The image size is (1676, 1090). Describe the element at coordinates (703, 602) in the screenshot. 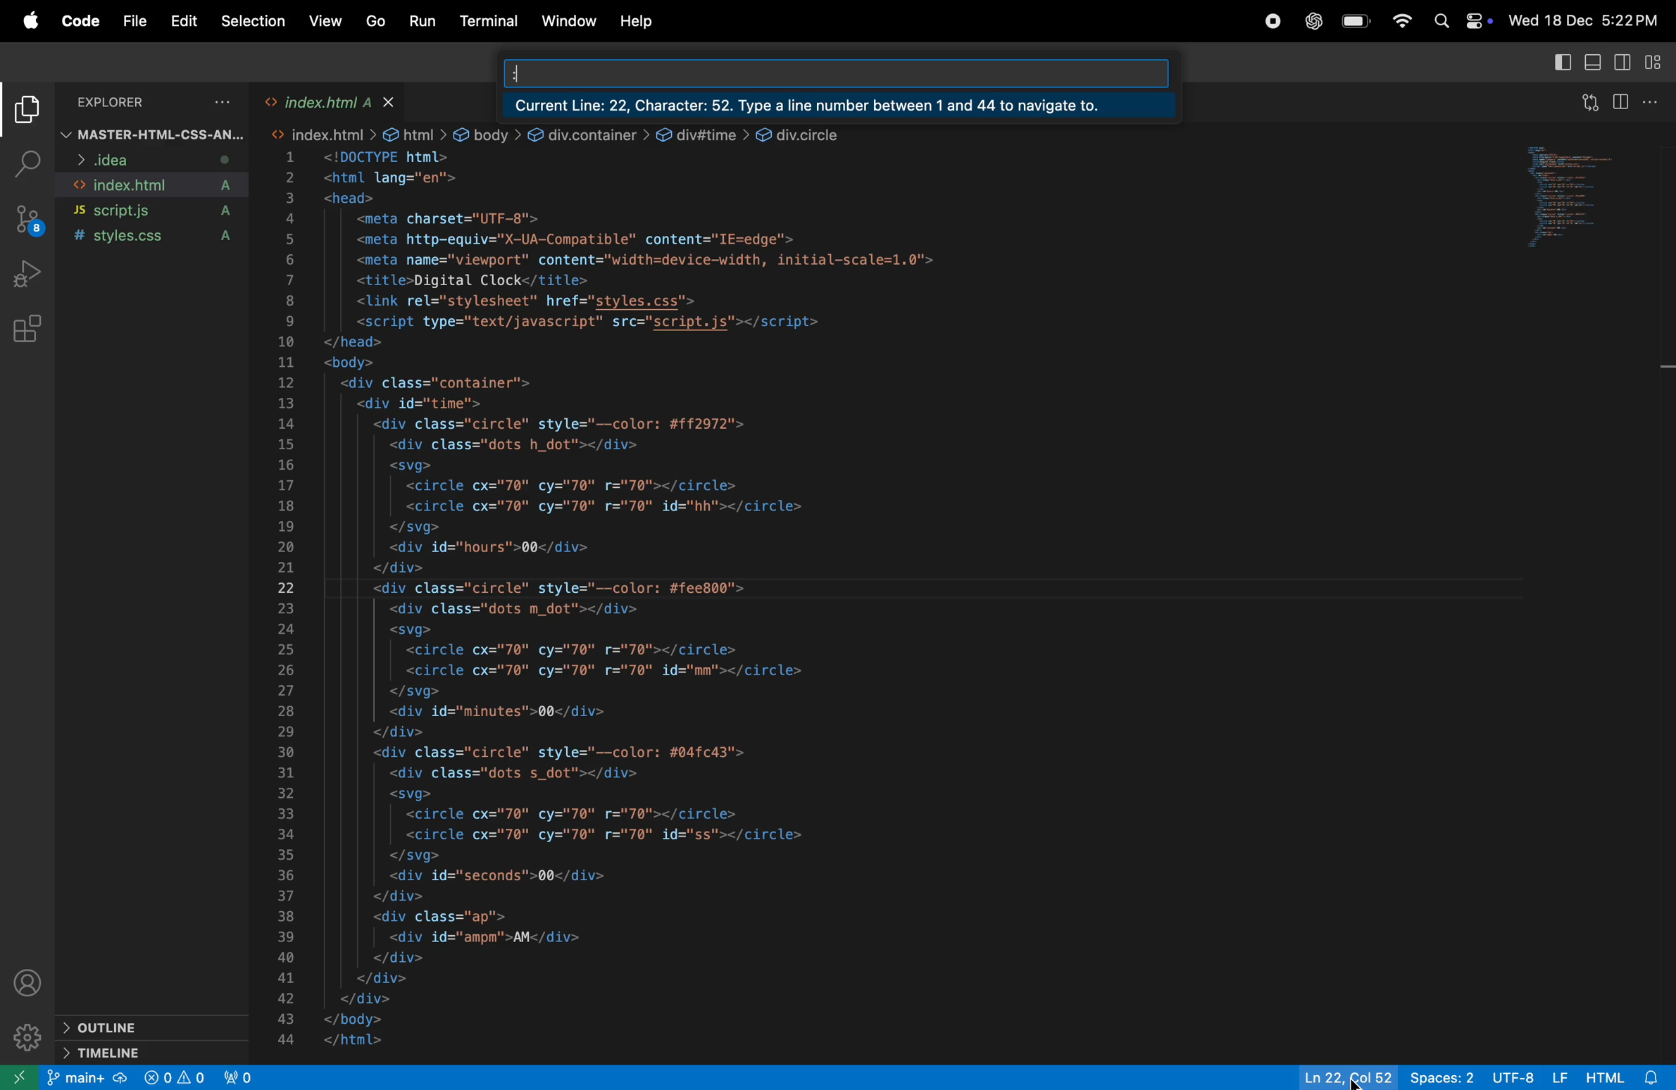

I see `<!DOCTYPE html>
<html lang="en">
<head>
<meta charset="UTF-8">
<meta http-equiv="X-UA-Compatible" content="IE=edge">
<meta name="viewport" content="width=device-width, initial-scale=1.0">
<title>Digital Clock</title>
<link rel="stylesheet" href="styles.css">
<script type="text/javascript" src="script.js"></script>
</head>
<body>
<div class="container">
<div id="time">
<div class="circle" style="--color: #ff2972">
<div class="dots h_dot"></div>
<svg>
<circle cx="70" cy="70" r="70"></circle>
<circle cx="70" cy="70" r="70" id="hh"></circle>
</svg>
<div id="hours">00</div>
</div>
<div class="circle" style="--color: #fee800">
<div class="dots m_dot"></div>
<svg>
<circle cx="70" cy="70" r="70"></circle>
<circle cx="70" cy="70" r="70" id="mm"></circle>
</svg>
<div id="minutes">00</div>
</div>
<div class="circle" style="-—color: #04fc43">
<div class="dots s_dot"></div>
<svg>
<circle cx="70" cy="70" r="70"></circle>
<circle cx="70" cy="70" r="70" id="ss"></circle>
</svg>
<div id="seconds">00</div>
</div>
<div class="ap">
<div id="ampm">AM</div>
</div>
</div>
</div>
</body>
</html>` at that location.